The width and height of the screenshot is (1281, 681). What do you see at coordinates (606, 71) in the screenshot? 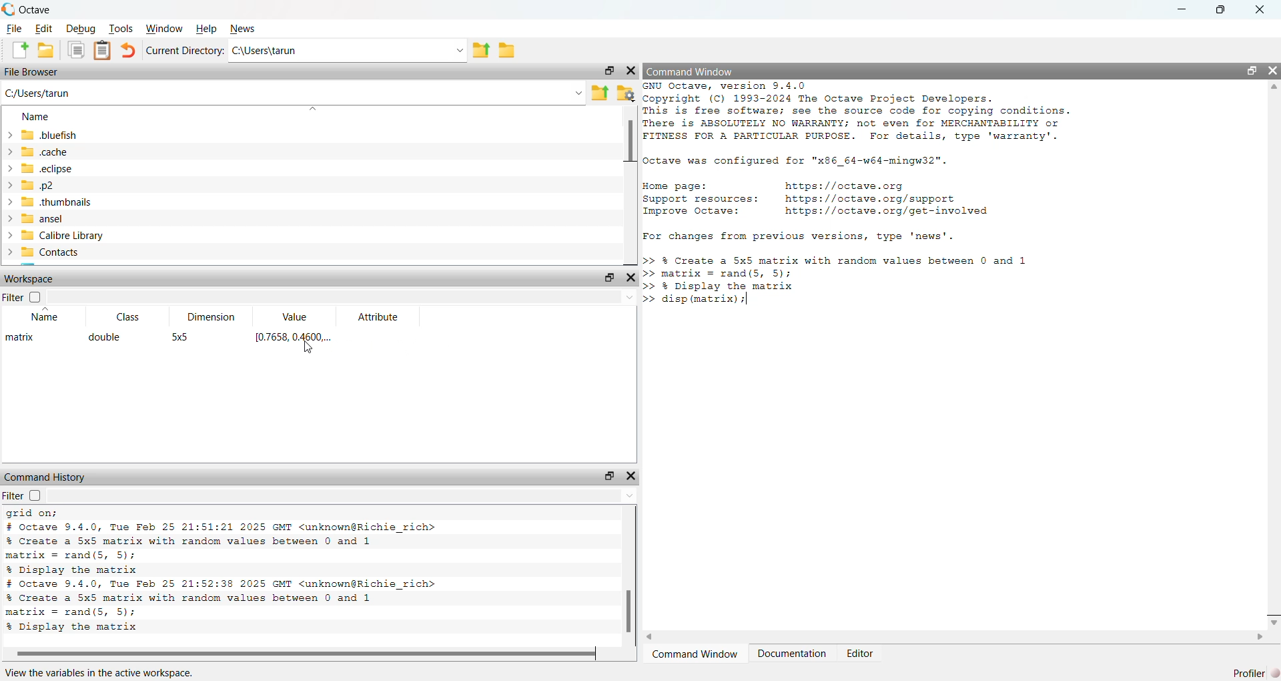
I see `maximise` at bounding box center [606, 71].